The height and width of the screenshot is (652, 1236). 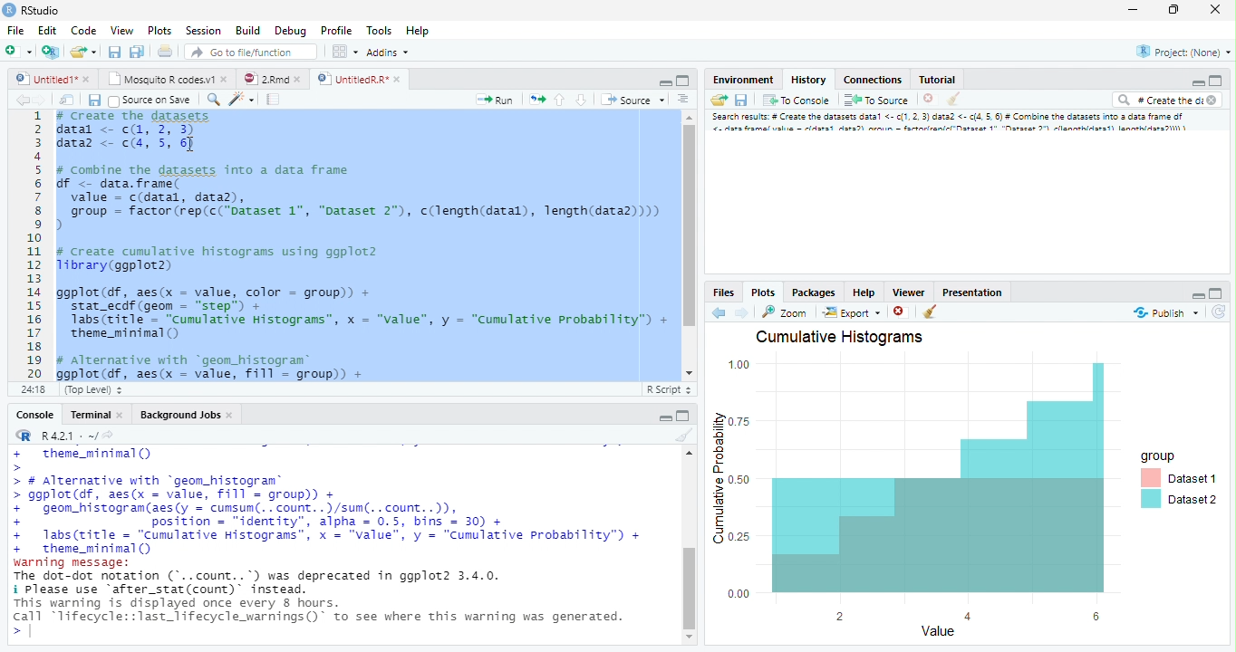 I want to click on Delete , so click(x=899, y=310).